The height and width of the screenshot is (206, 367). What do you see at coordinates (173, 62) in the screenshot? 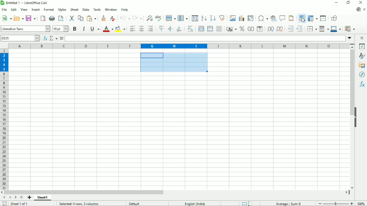
I see `Selected cells` at bounding box center [173, 62].